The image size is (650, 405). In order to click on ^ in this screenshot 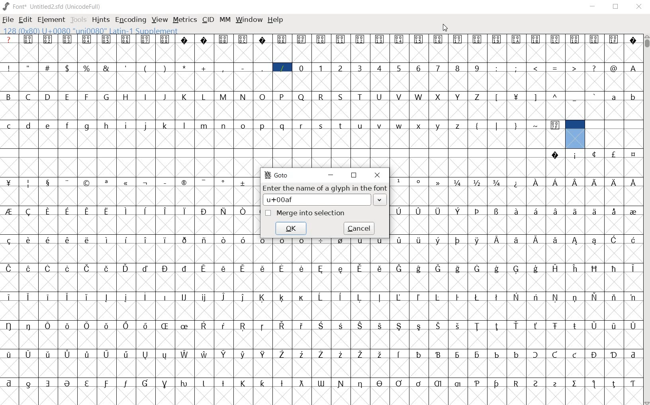, I will do `click(556, 96)`.